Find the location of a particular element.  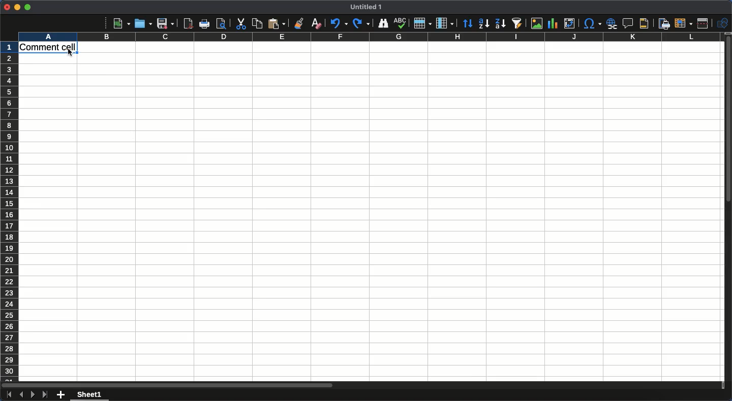

Row is located at coordinates (422, 23).